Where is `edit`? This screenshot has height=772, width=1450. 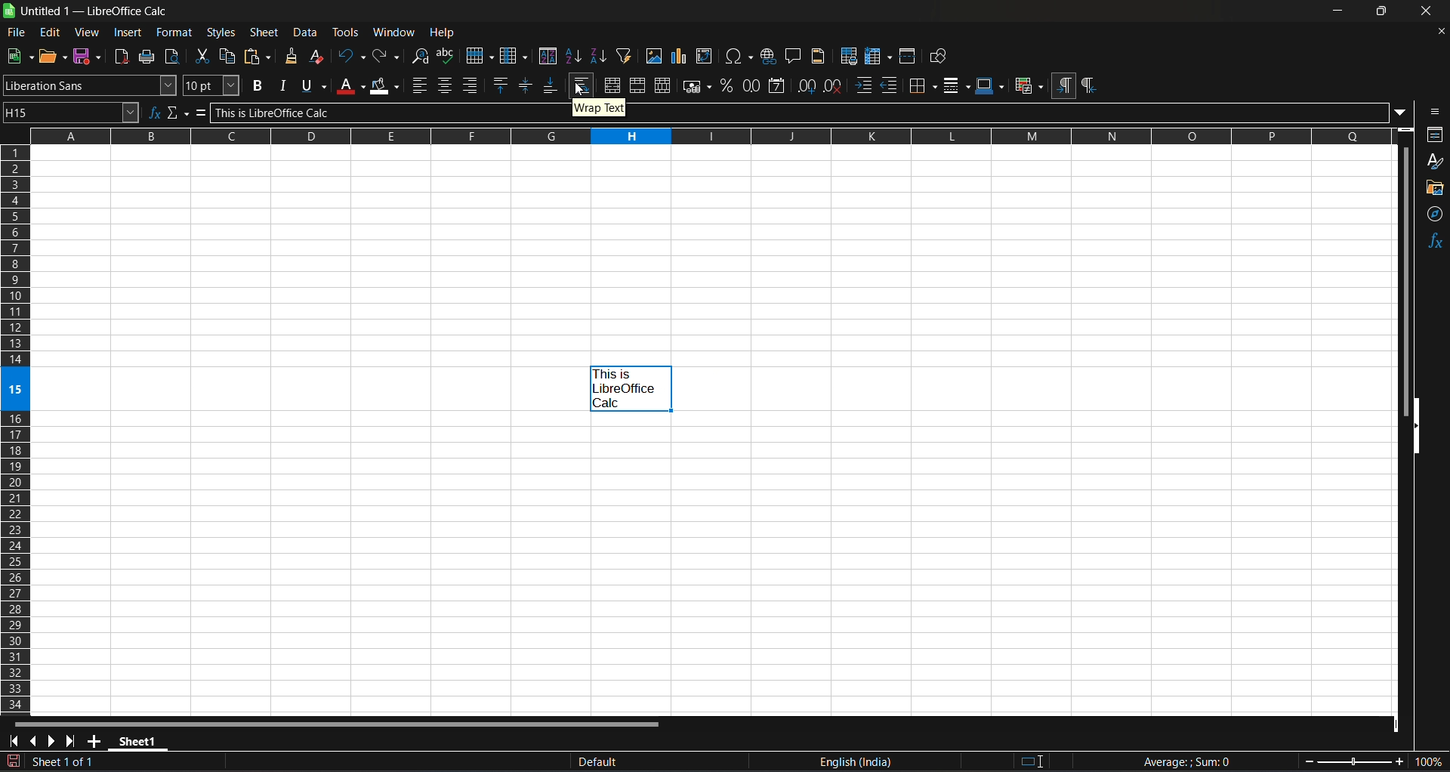 edit is located at coordinates (51, 32).